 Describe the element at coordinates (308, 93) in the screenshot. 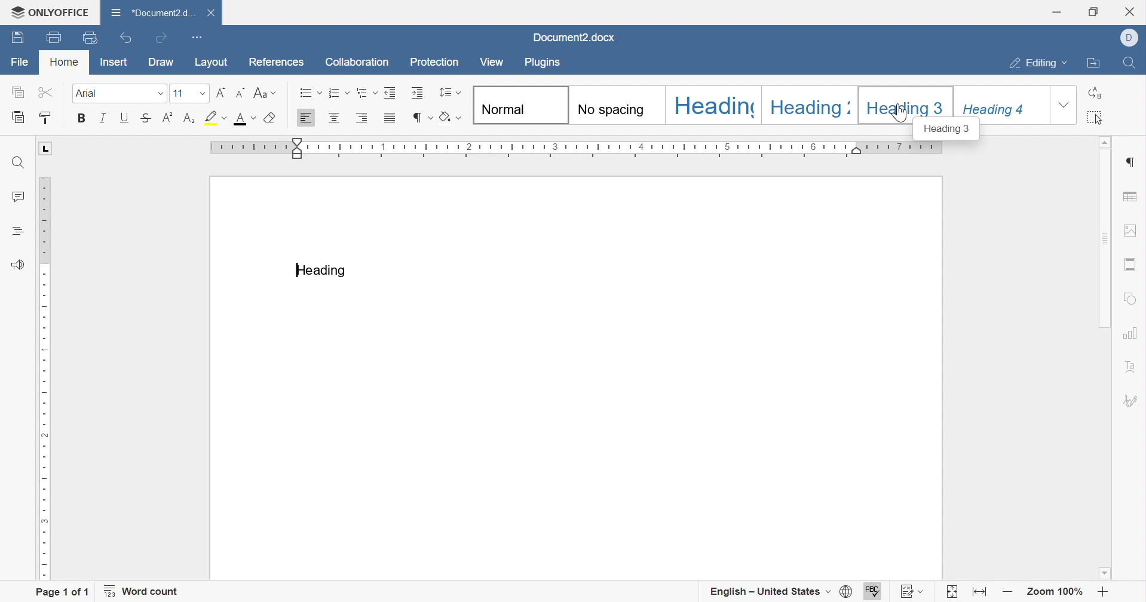

I see `Bullets` at that location.